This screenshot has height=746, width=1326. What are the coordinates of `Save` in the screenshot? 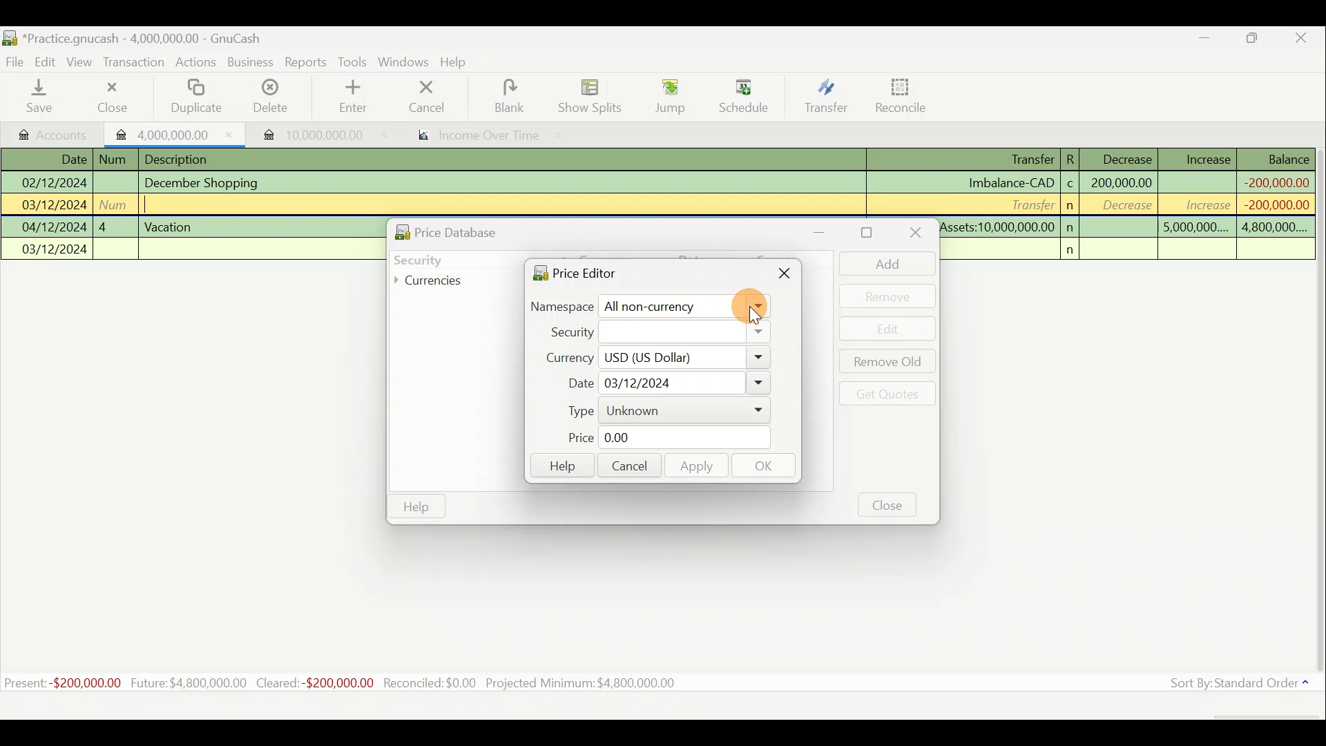 It's located at (42, 97).